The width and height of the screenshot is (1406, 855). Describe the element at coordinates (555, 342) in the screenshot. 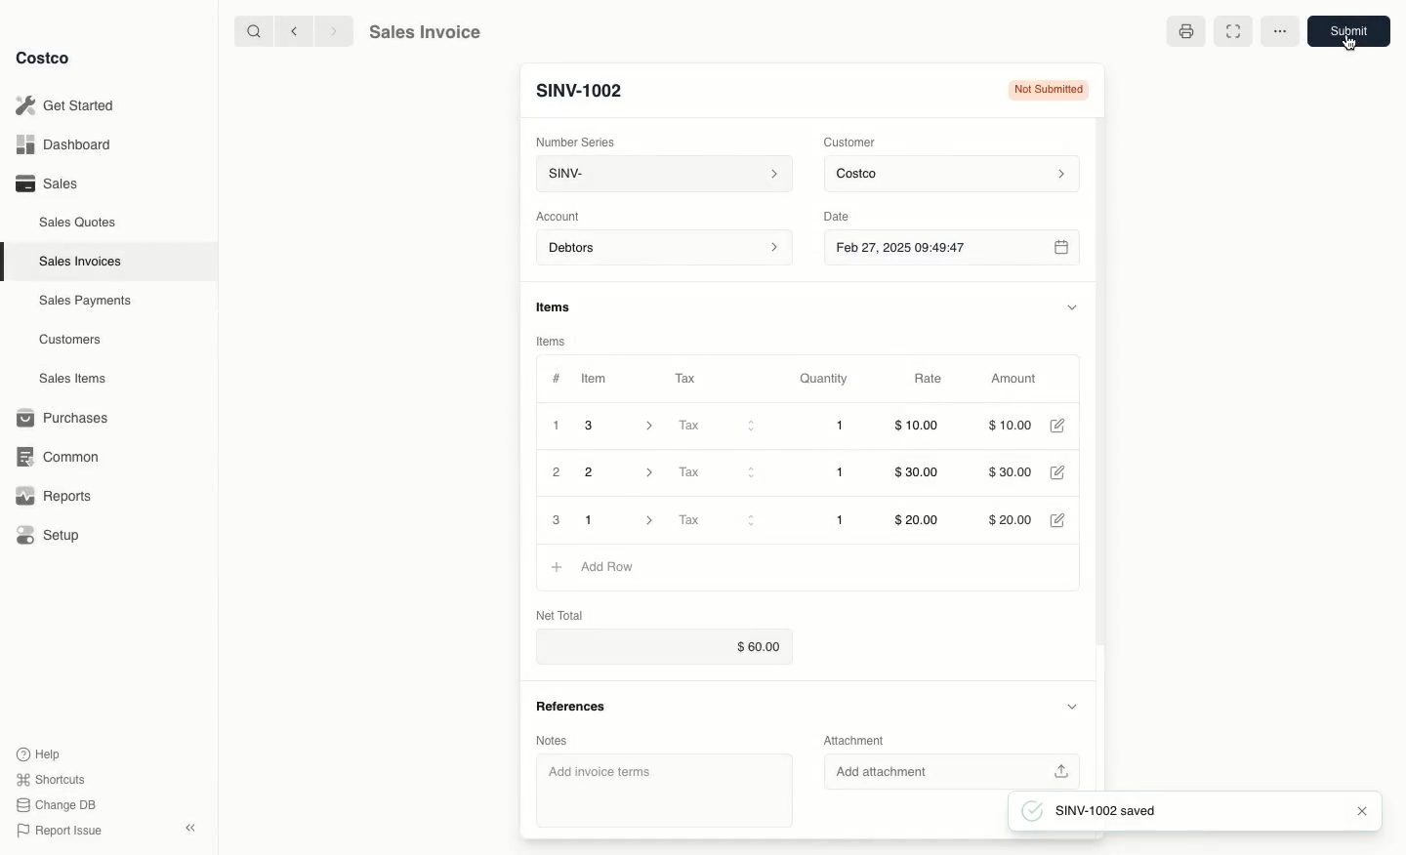

I see `Items` at that location.